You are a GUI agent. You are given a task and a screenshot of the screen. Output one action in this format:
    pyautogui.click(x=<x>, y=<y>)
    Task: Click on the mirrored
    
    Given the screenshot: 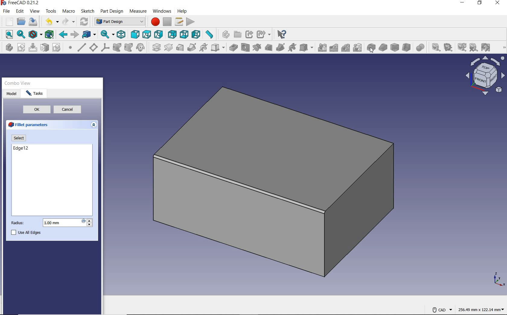 What is the action you would take?
    pyautogui.click(x=321, y=48)
    